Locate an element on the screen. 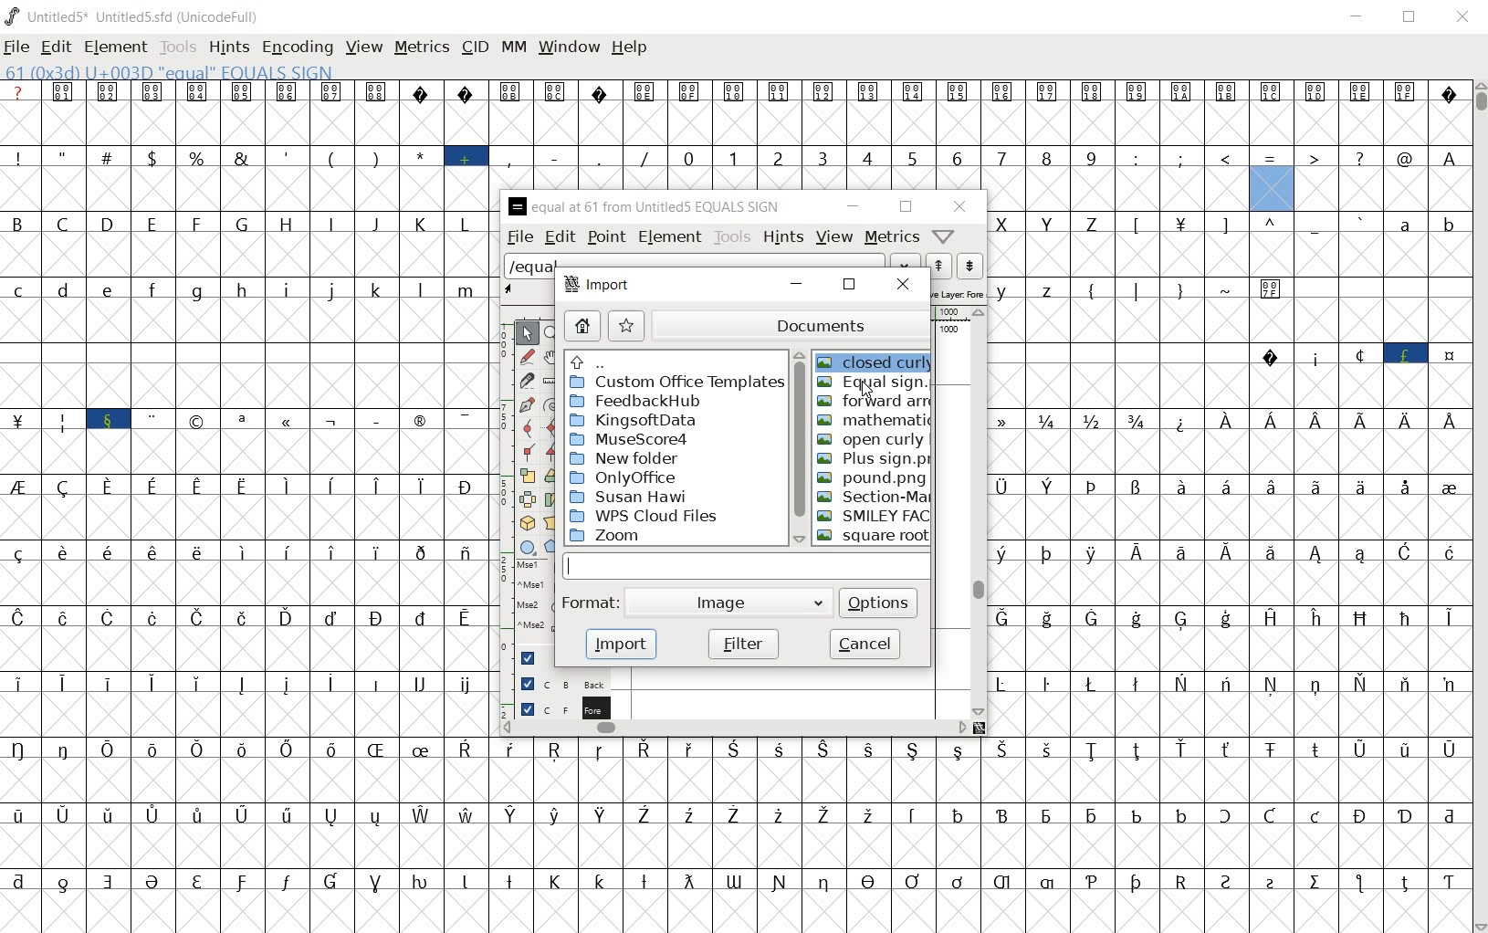 The width and height of the screenshot is (1488, 933). 61(0x3d) U+003D "EQUAL" EQUALS SIGN is located at coordinates (170, 73).